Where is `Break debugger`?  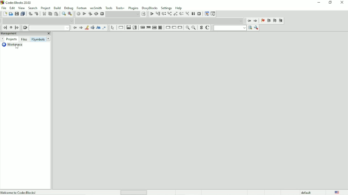 Break debugger is located at coordinates (193, 13).